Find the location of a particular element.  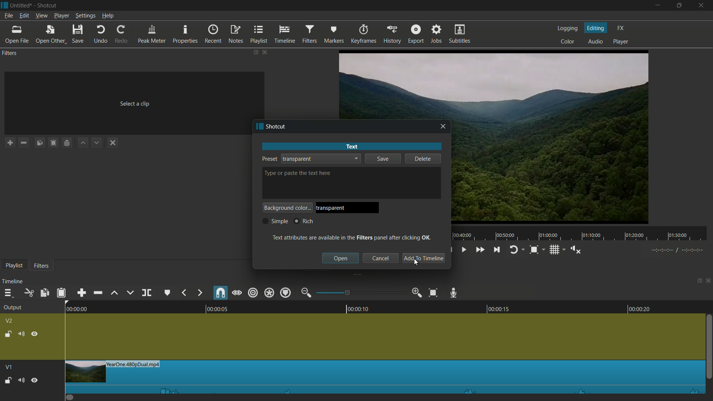

record audio is located at coordinates (454, 292).